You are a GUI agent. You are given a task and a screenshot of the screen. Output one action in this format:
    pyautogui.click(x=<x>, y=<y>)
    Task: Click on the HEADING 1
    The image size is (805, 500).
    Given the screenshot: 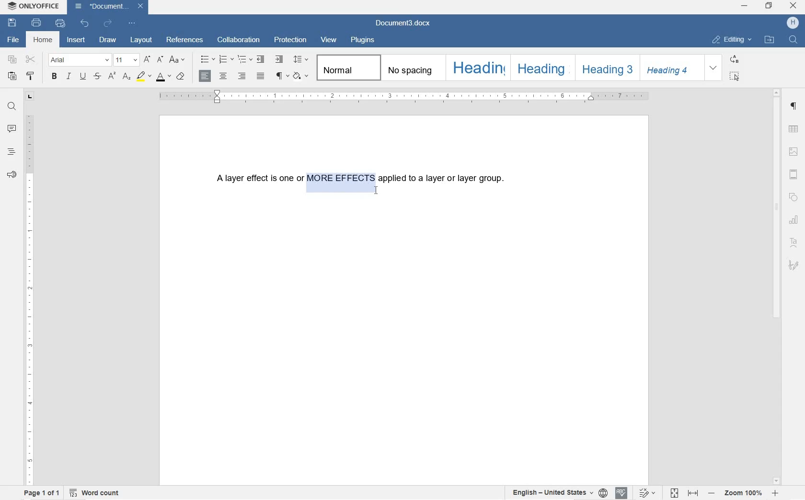 What is the action you would take?
    pyautogui.click(x=477, y=67)
    